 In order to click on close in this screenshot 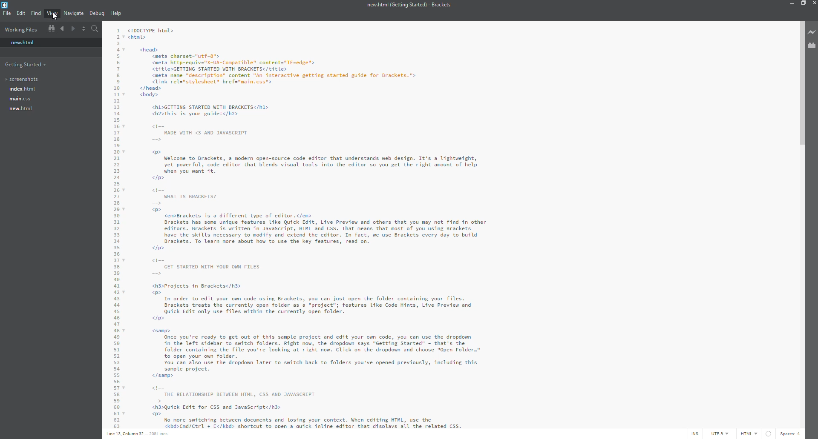, I will do `click(814, 4)`.